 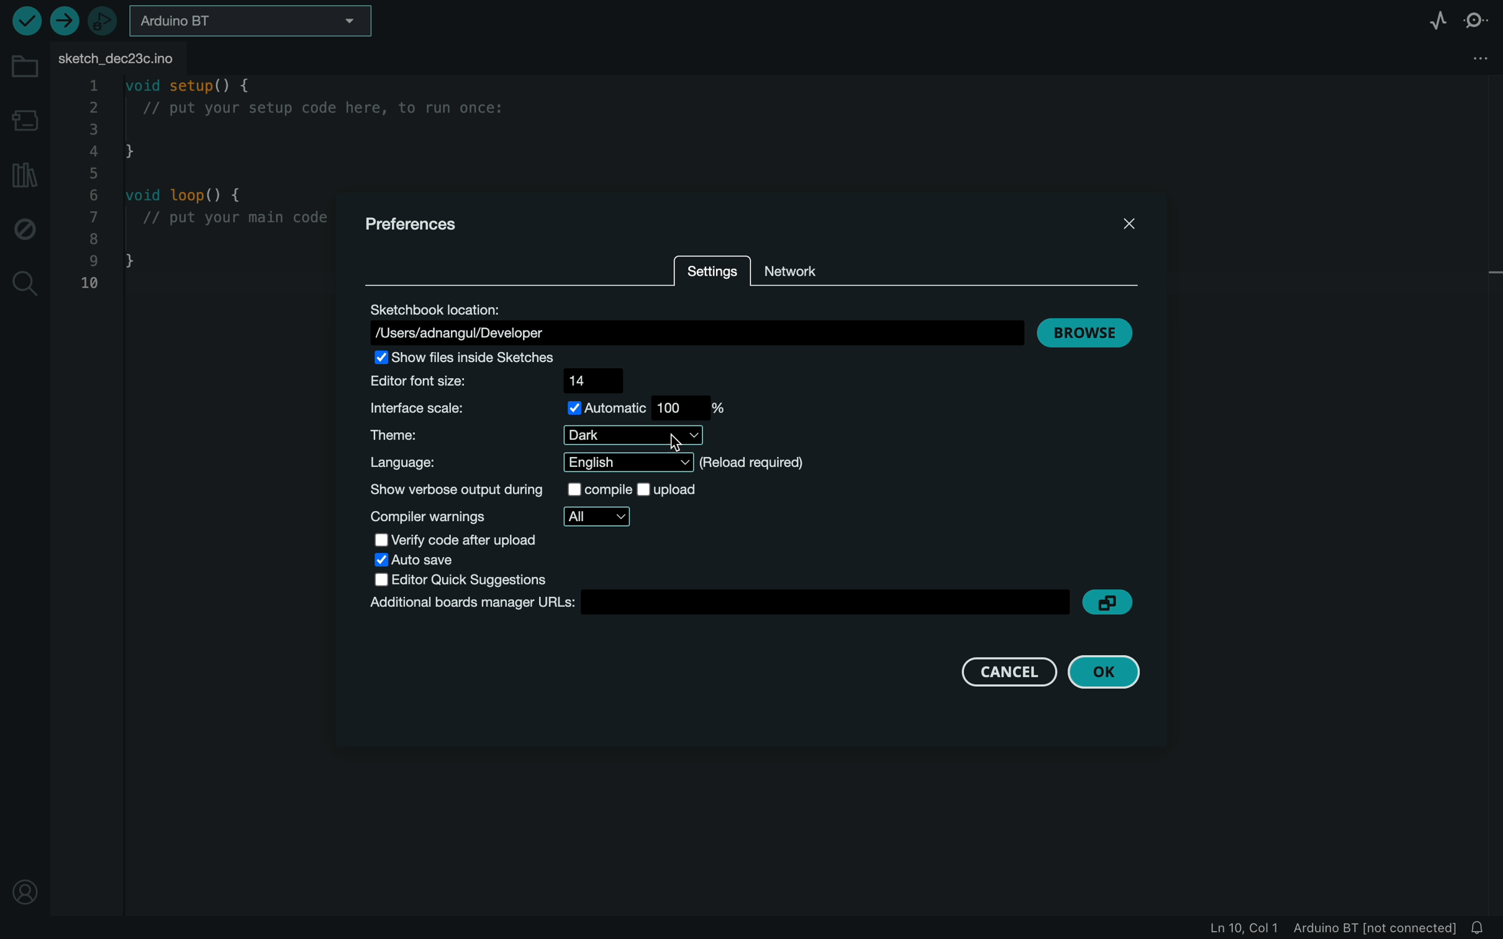 I want to click on serial plotter, so click(x=1431, y=20).